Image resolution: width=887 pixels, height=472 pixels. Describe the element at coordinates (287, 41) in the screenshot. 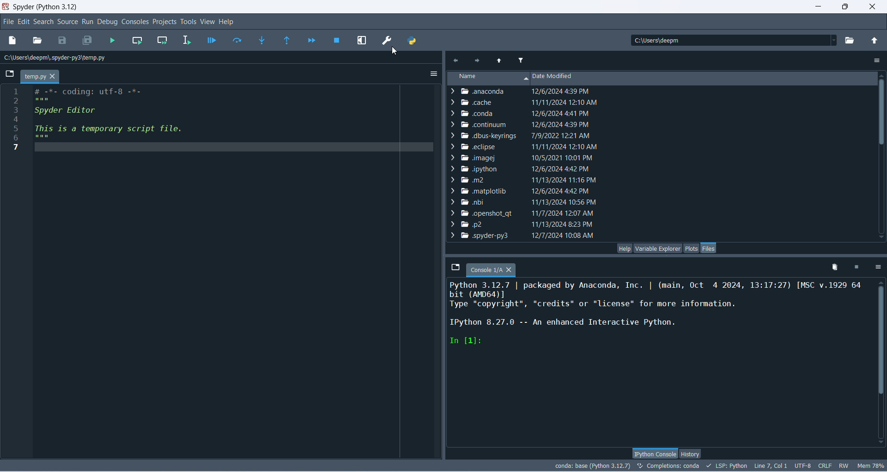

I see `run until the current function returns` at that location.